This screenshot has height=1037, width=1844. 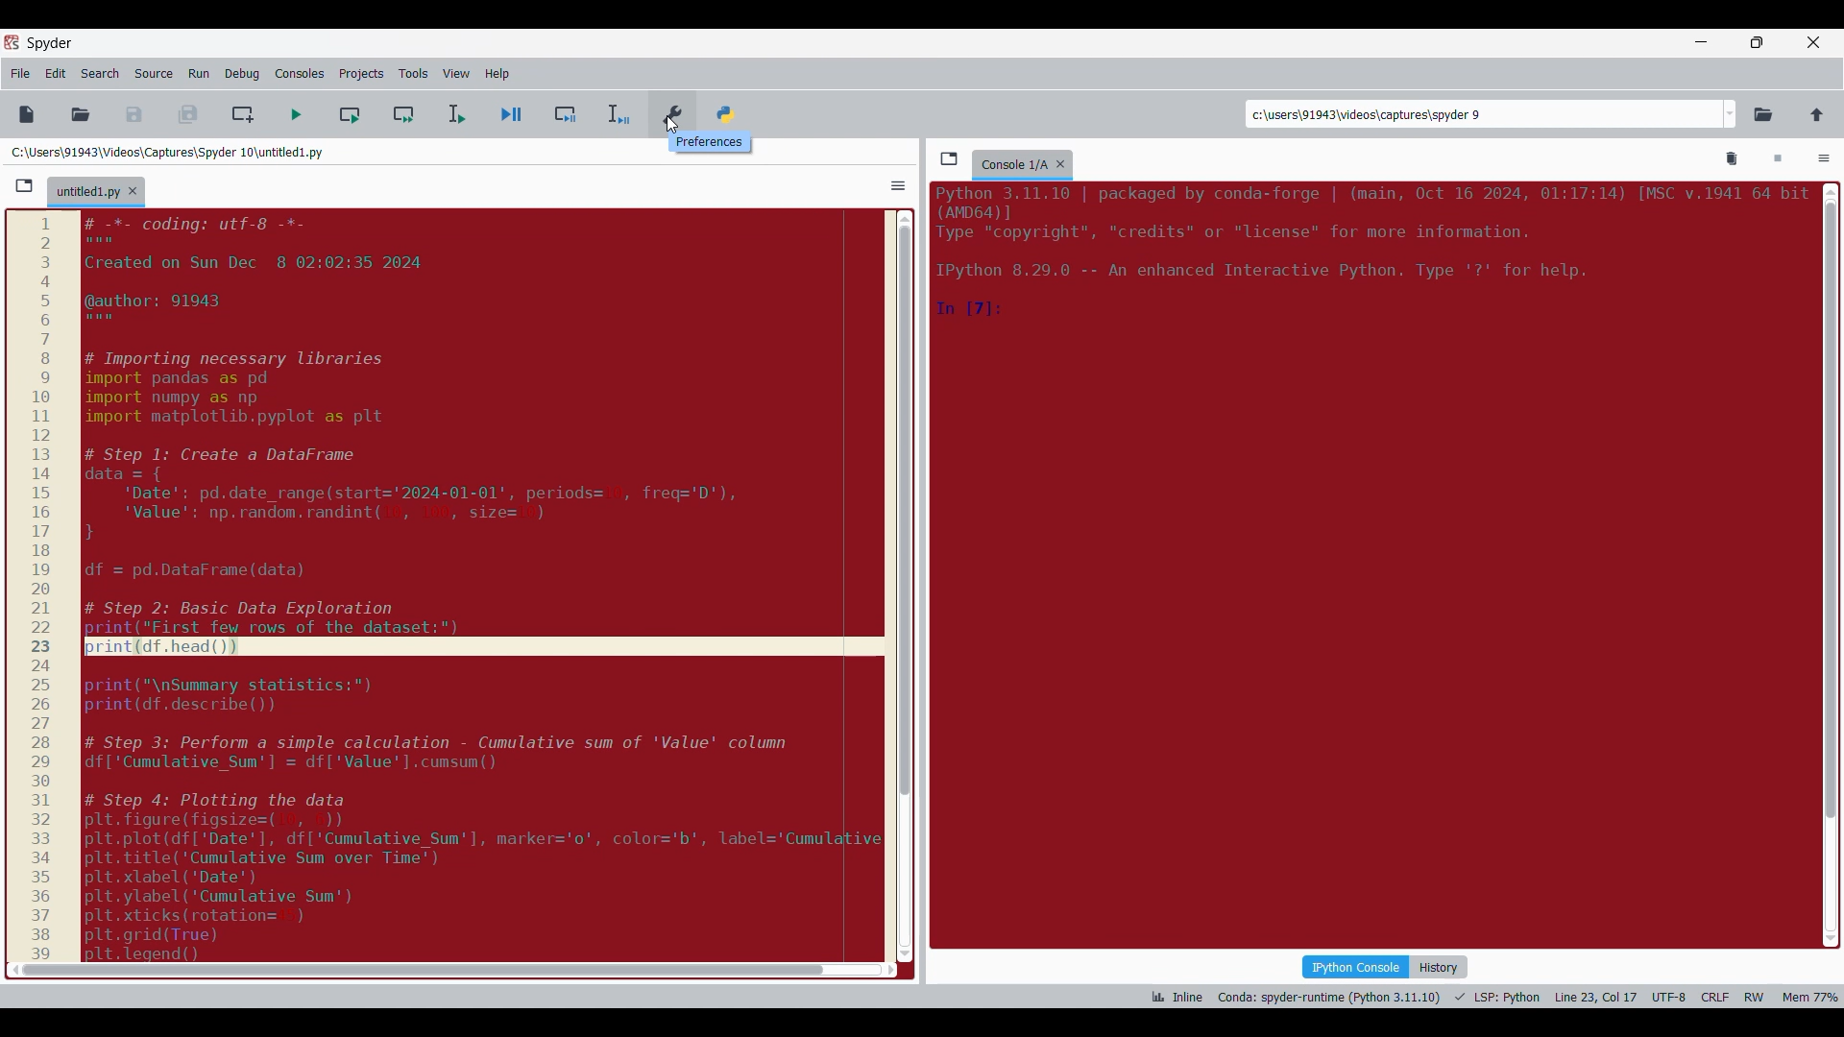 I want to click on Debug selection/current line, so click(x=617, y=114).